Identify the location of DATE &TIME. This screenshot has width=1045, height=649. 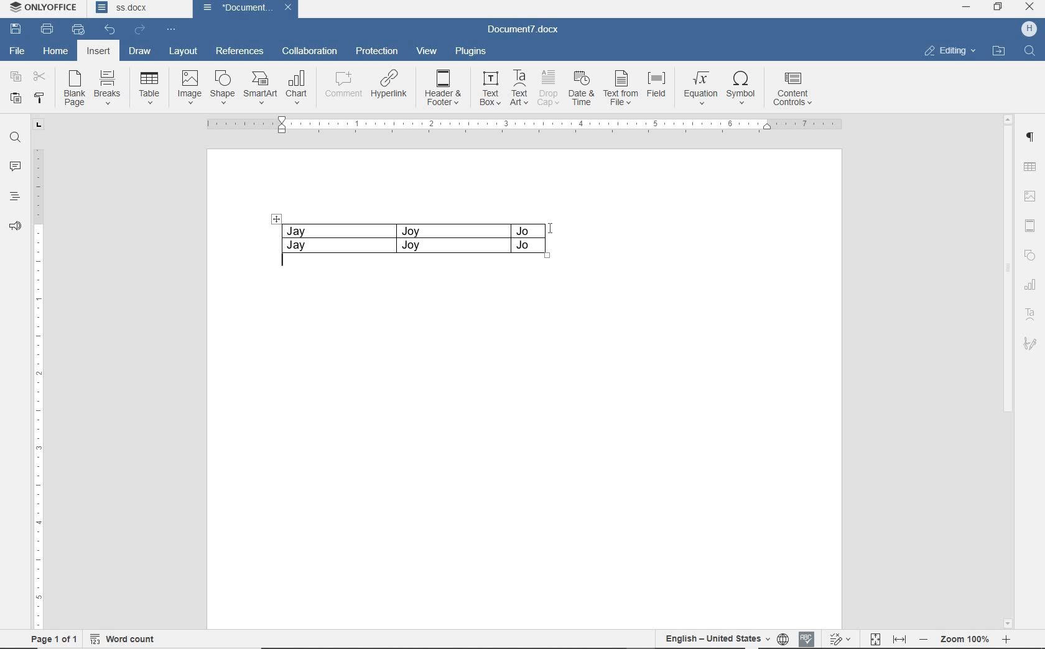
(581, 88).